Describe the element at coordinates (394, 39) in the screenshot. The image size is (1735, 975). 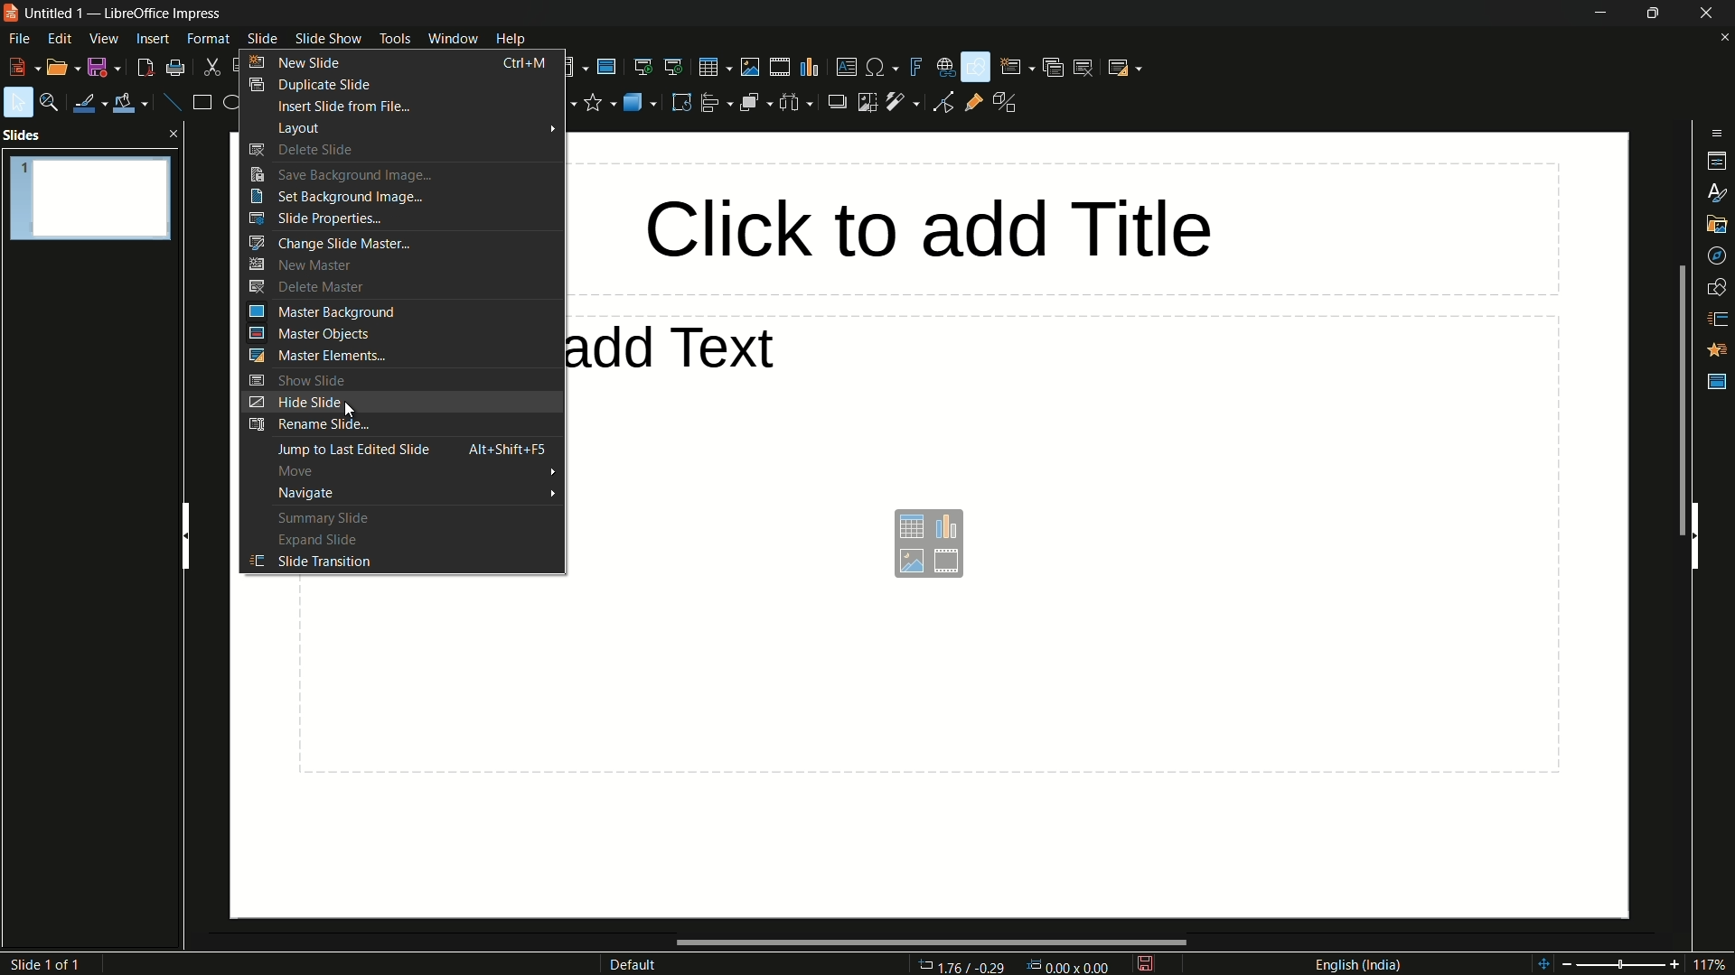
I see `tools menu` at that location.